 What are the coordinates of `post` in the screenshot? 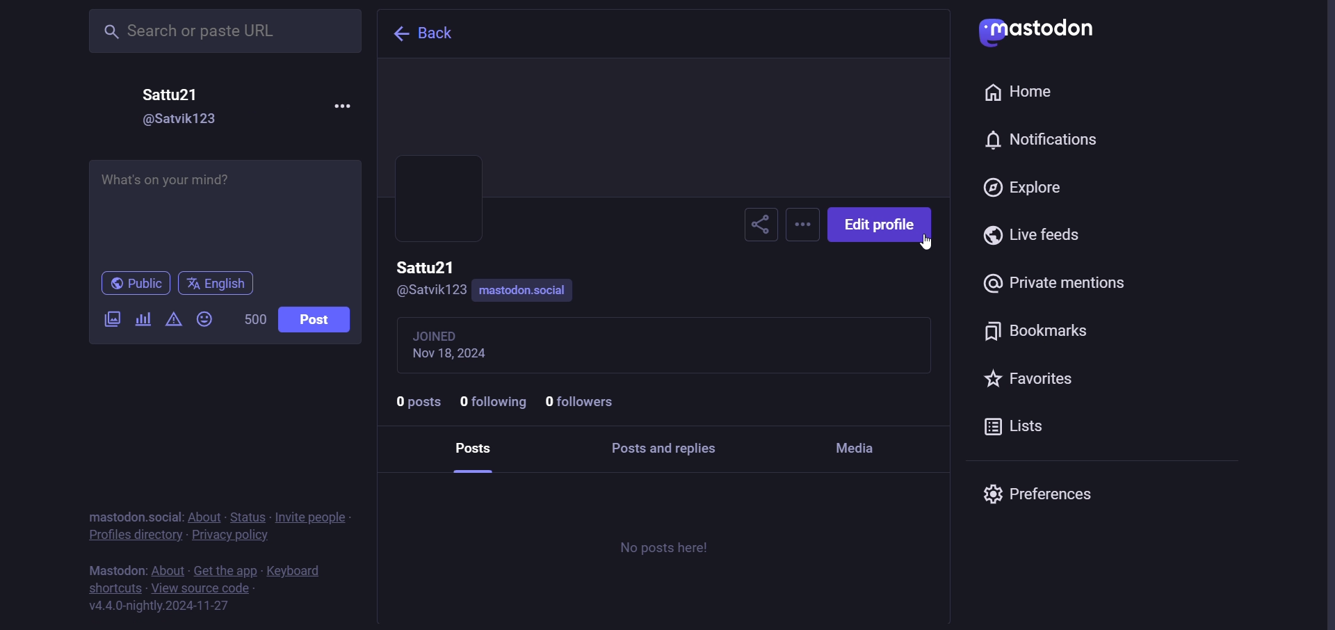 It's located at (316, 320).